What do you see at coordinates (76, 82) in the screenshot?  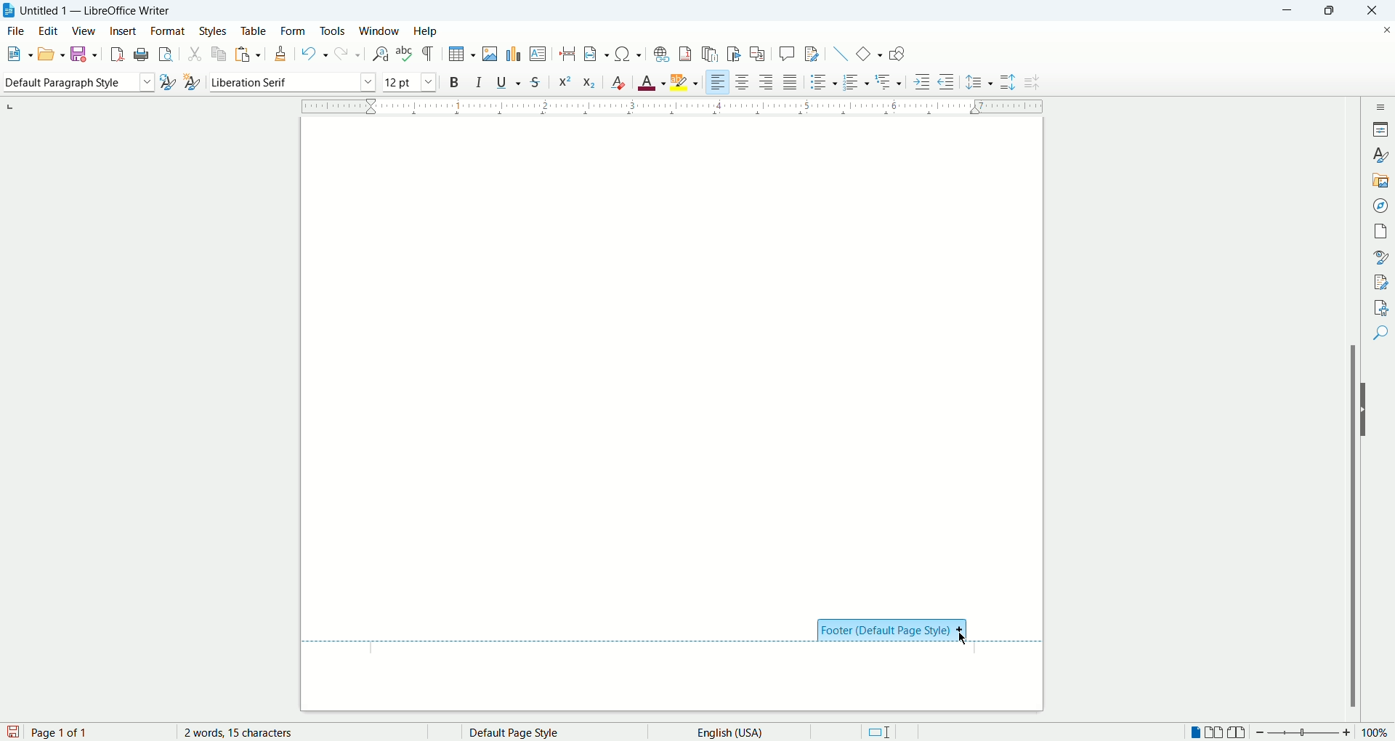 I see `paragraph style` at bounding box center [76, 82].